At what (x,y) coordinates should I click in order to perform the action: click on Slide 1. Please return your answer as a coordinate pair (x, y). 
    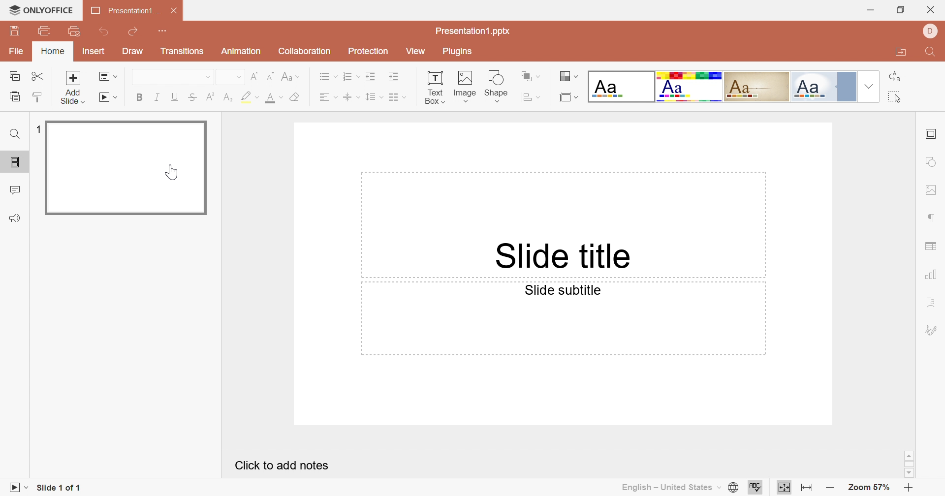
    Looking at the image, I should click on (129, 170).